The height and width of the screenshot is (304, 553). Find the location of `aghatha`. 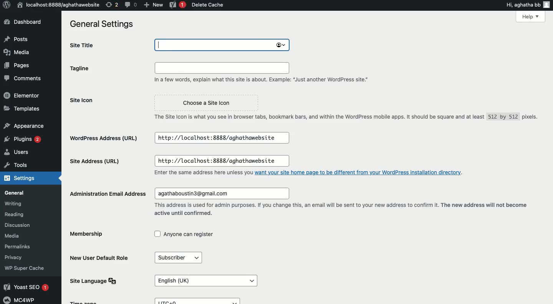

aghatha is located at coordinates (220, 45).